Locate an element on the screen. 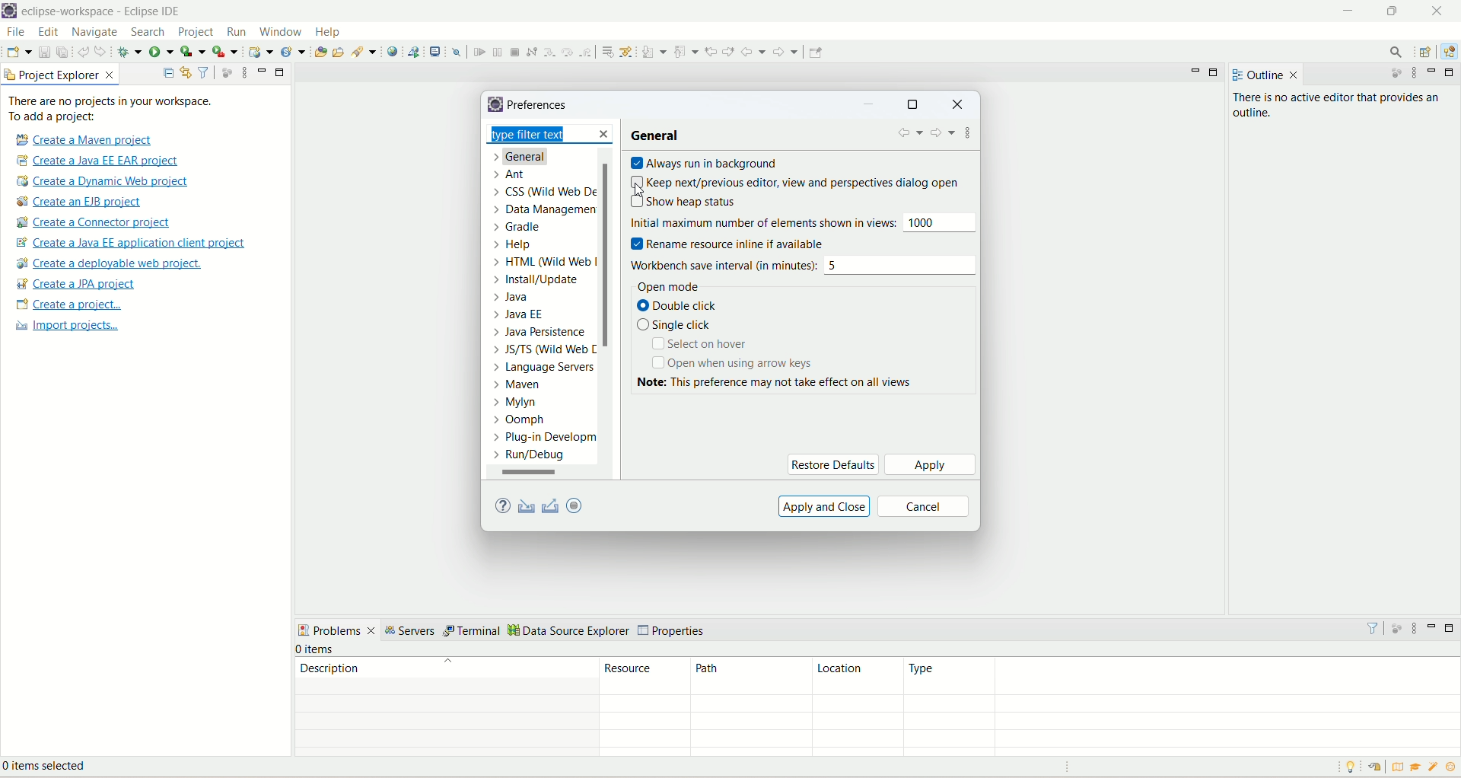  Java EE is located at coordinates (1447, 54).